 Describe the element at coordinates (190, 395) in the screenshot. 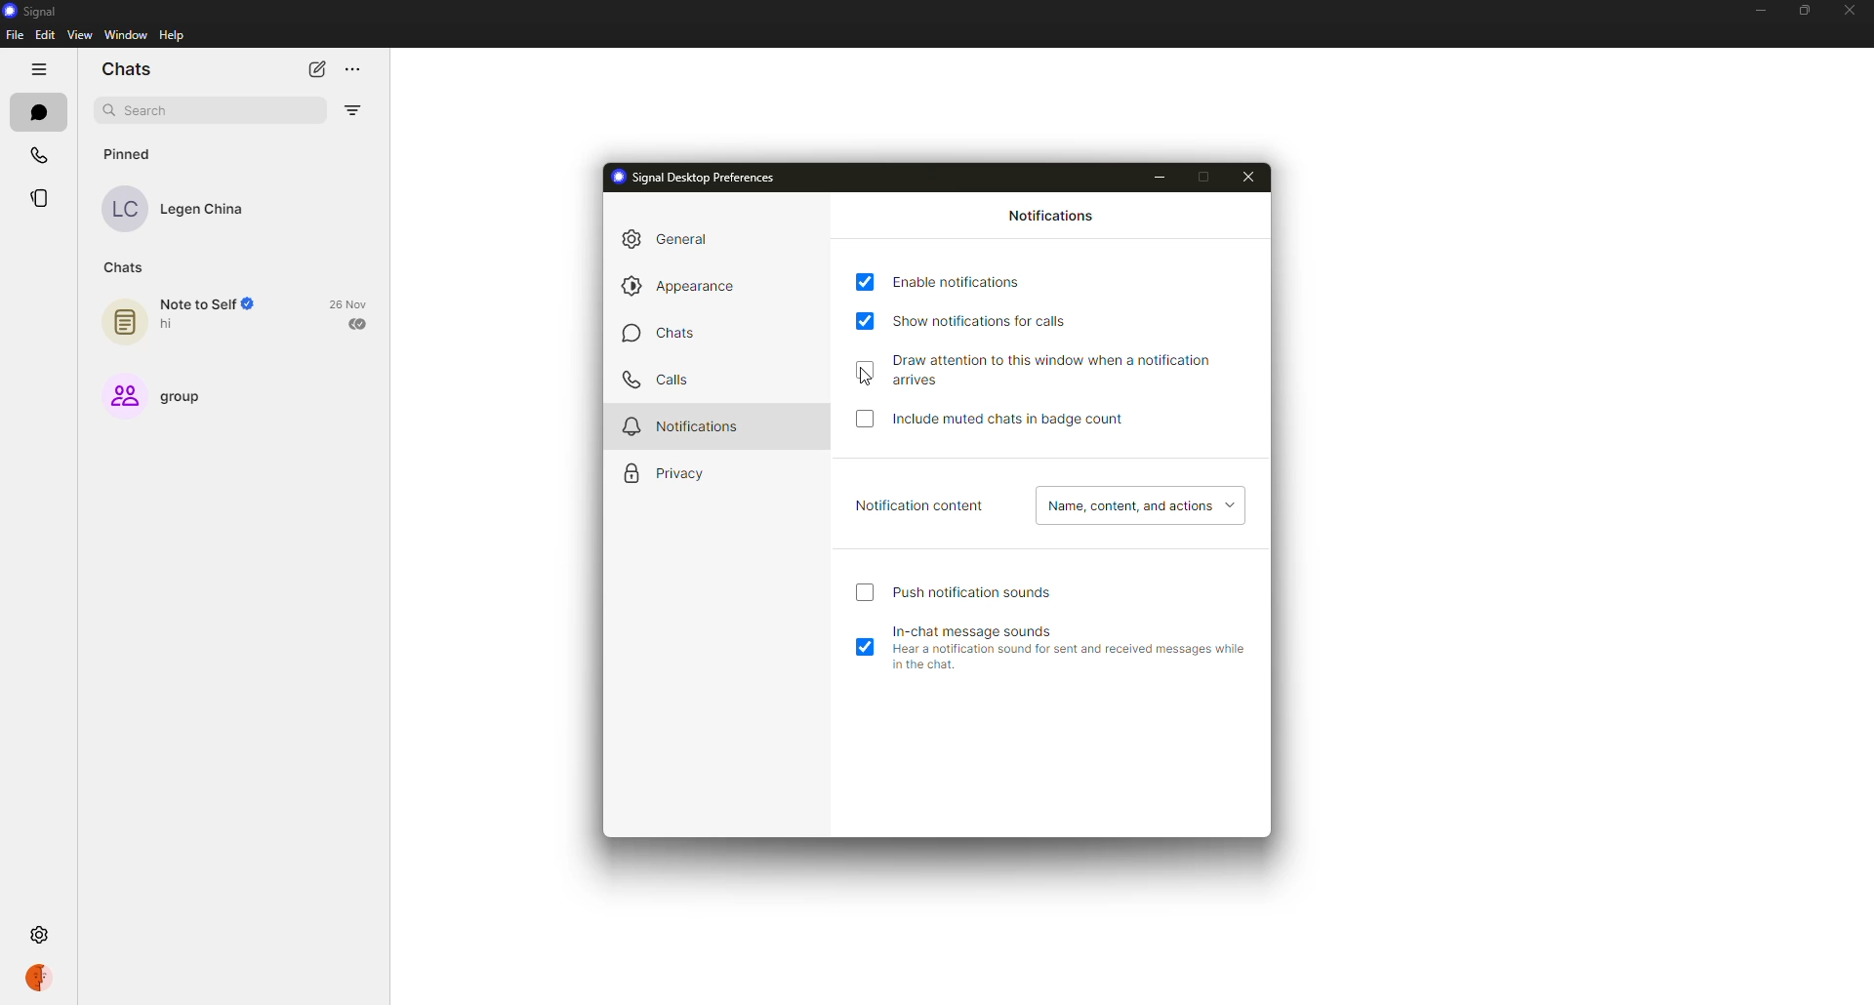

I see `group` at that location.